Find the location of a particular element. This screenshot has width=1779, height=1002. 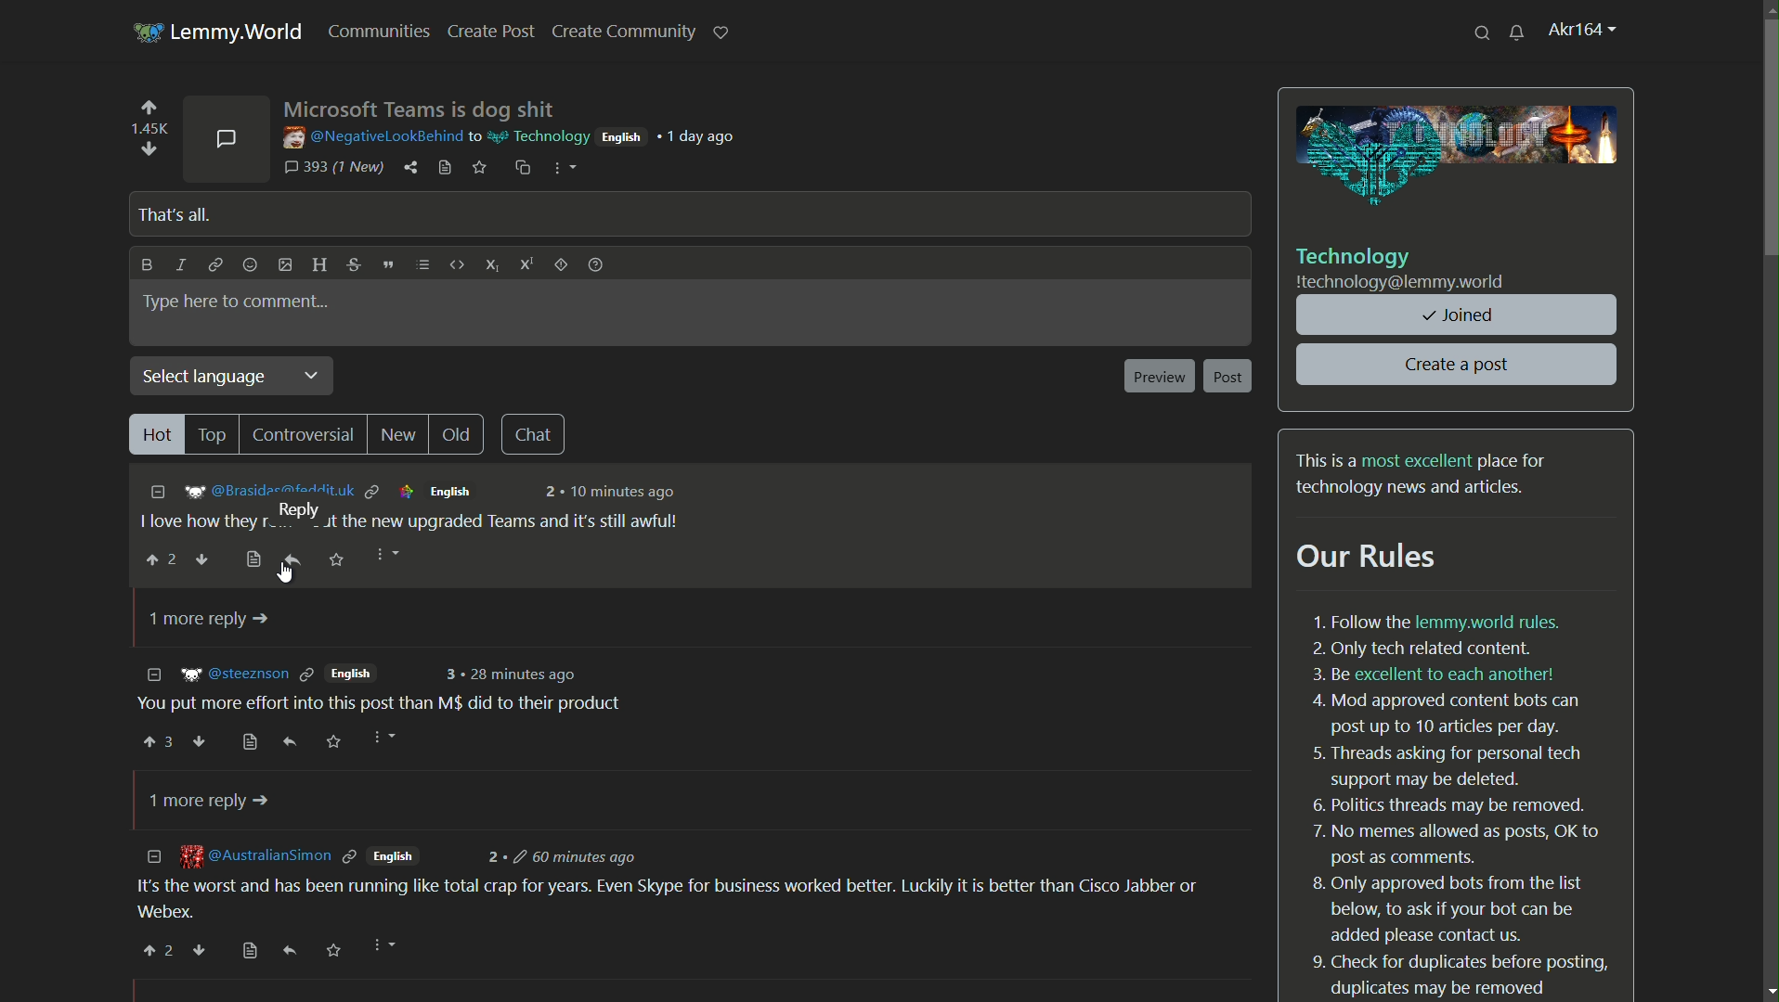

comment-1 is located at coordinates (424, 506).